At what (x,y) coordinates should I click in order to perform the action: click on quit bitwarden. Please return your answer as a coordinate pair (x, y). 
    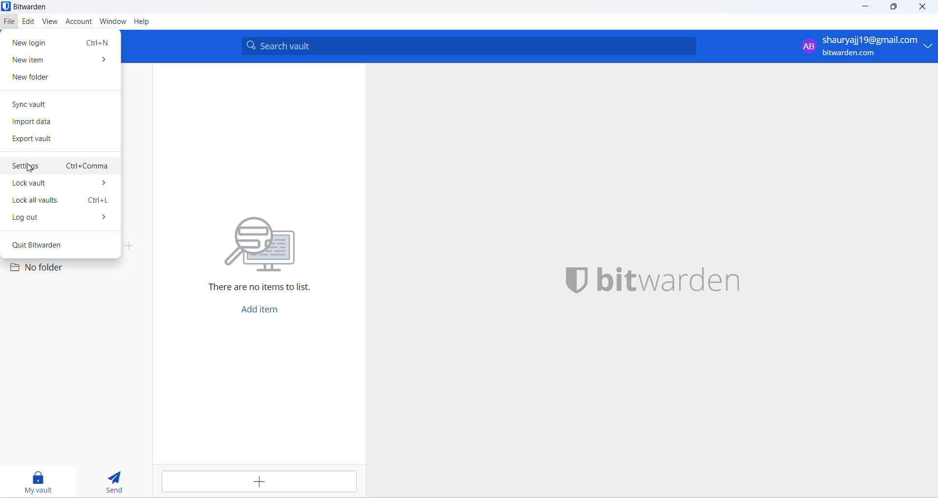
    Looking at the image, I should click on (57, 246).